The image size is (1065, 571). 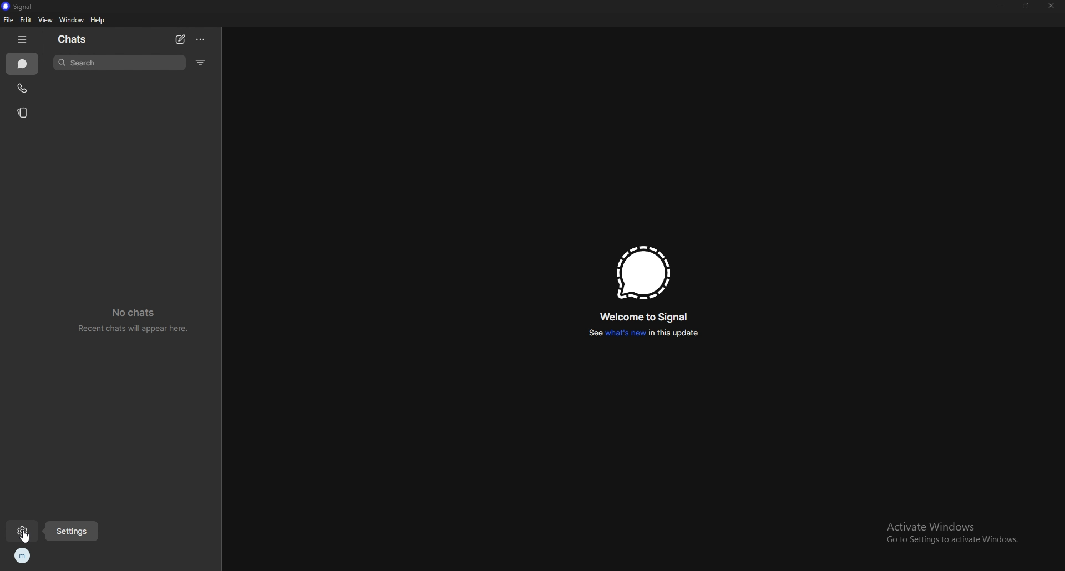 What do you see at coordinates (22, 555) in the screenshot?
I see `profile` at bounding box center [22, 555].